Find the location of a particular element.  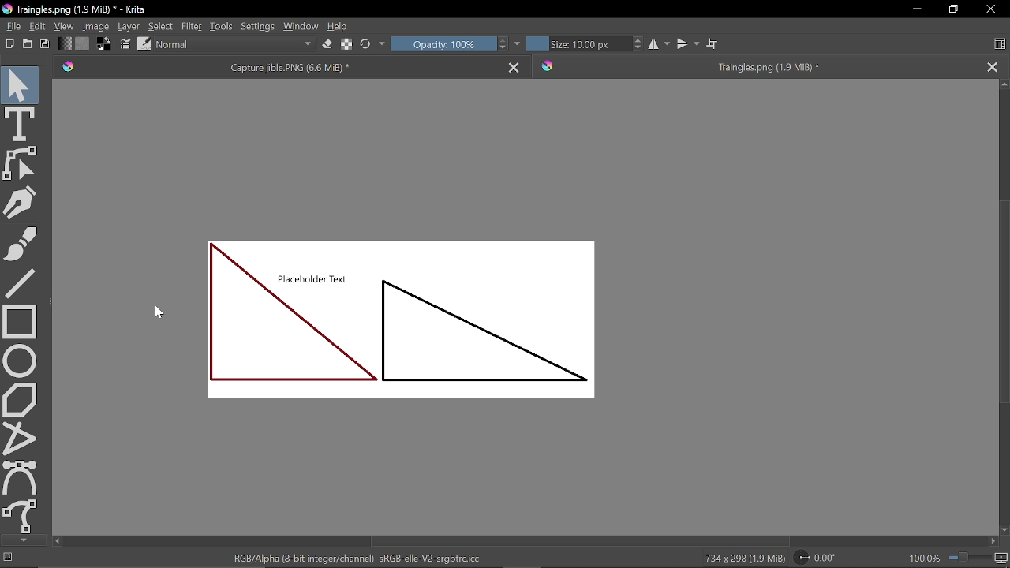

Close current tab is located at coordinates (516, 65).